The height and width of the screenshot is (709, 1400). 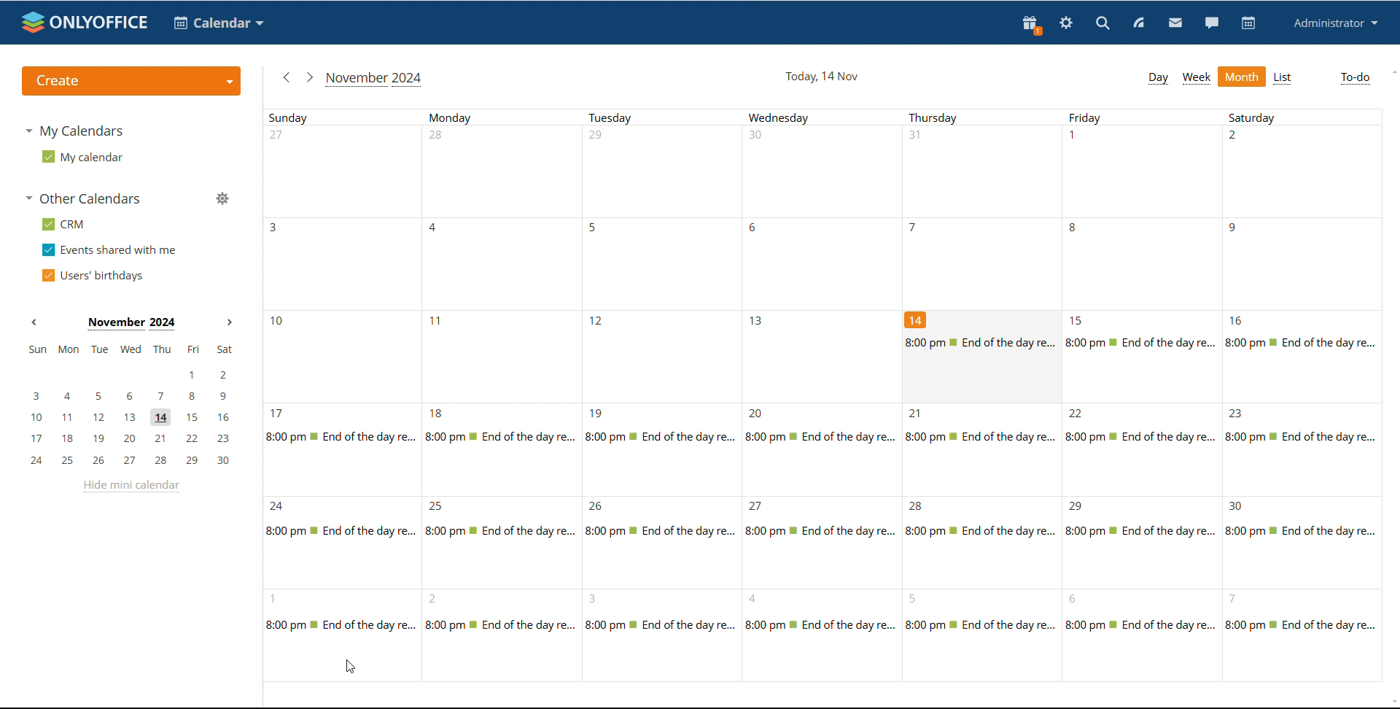 I want to click on to-do, so click(x=1354, y=79).